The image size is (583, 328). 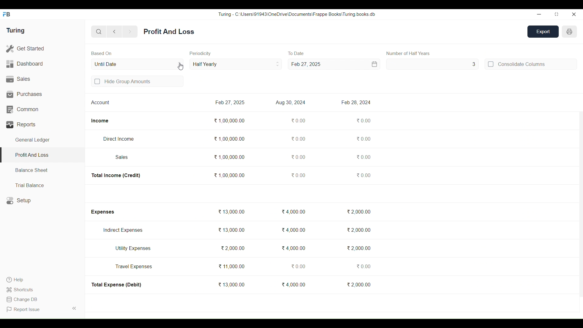 I want to click on Profit And Loss, so click(x=42, y=155).